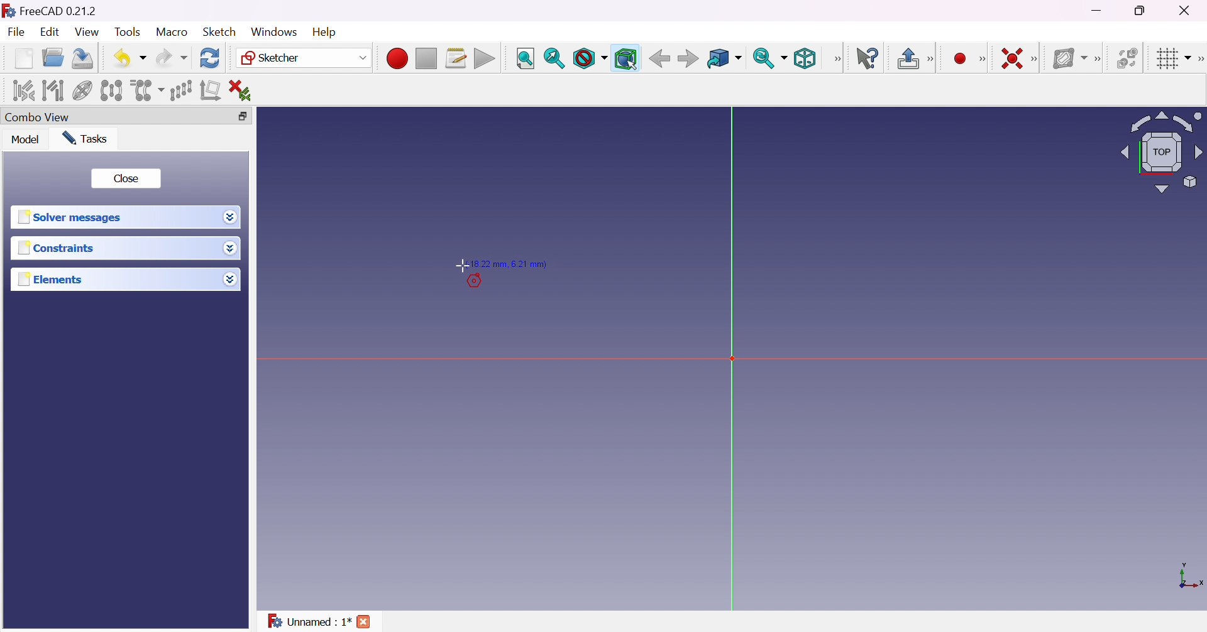 The height and width of the screenshot is (632, 1207). I want to click on Clone, so click(146, 89).